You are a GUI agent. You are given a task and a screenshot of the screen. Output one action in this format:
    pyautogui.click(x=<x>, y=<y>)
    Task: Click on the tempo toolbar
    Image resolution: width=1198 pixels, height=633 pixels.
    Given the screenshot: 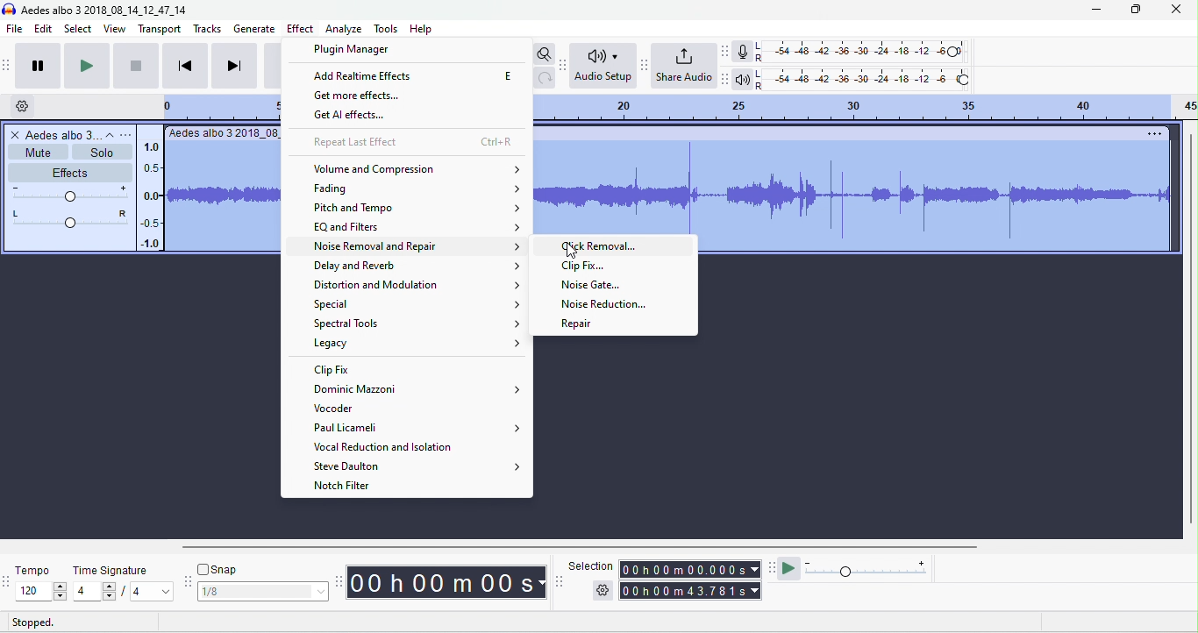 What is the action you would take?
    pyautogui.click(x=8, y=580)
    